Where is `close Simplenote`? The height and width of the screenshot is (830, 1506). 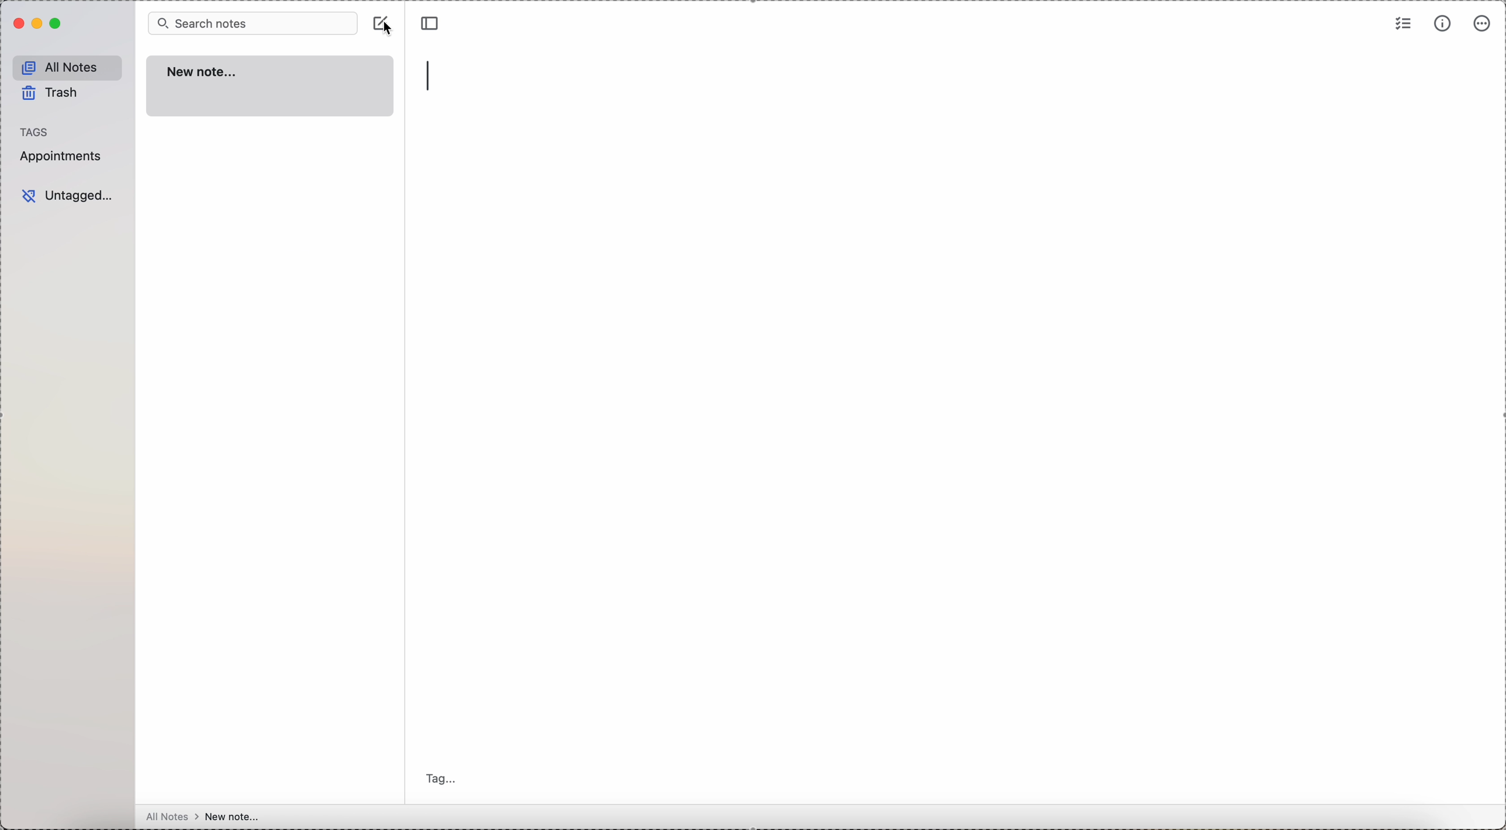 close Simplenote is located at coordinates (16, 23).